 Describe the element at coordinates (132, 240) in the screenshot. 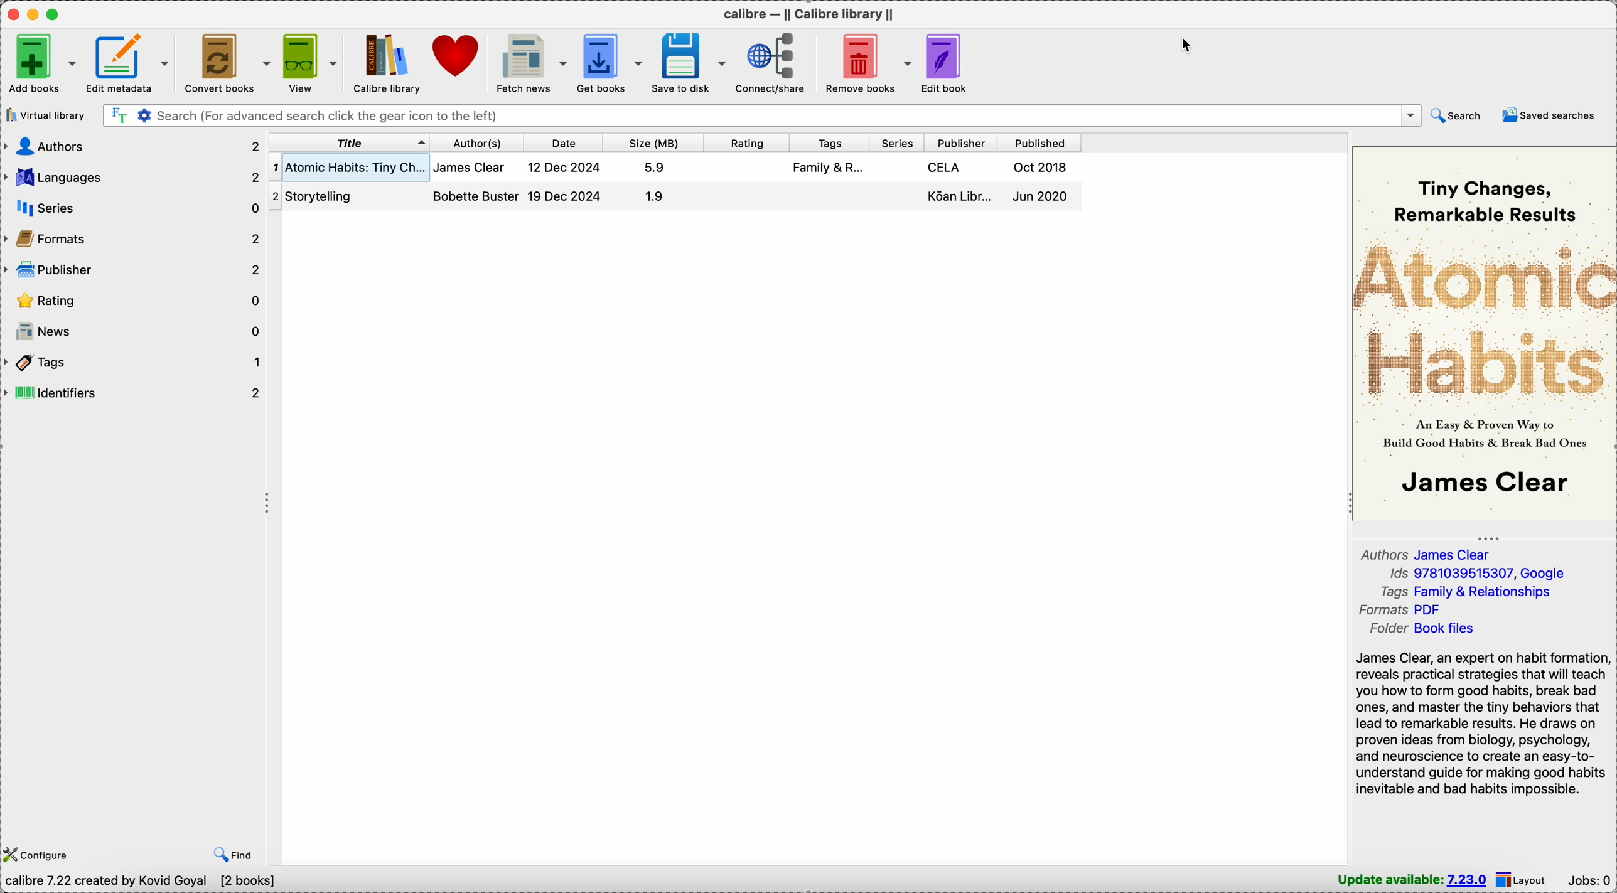

I see `formats` at that location.